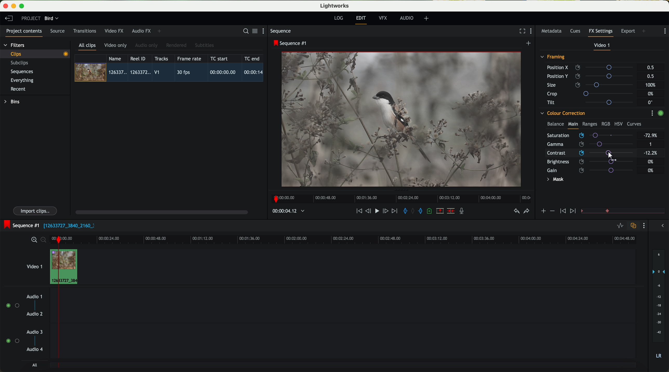 The image size is (669, 372). I want to click on black, so click(67, 225).